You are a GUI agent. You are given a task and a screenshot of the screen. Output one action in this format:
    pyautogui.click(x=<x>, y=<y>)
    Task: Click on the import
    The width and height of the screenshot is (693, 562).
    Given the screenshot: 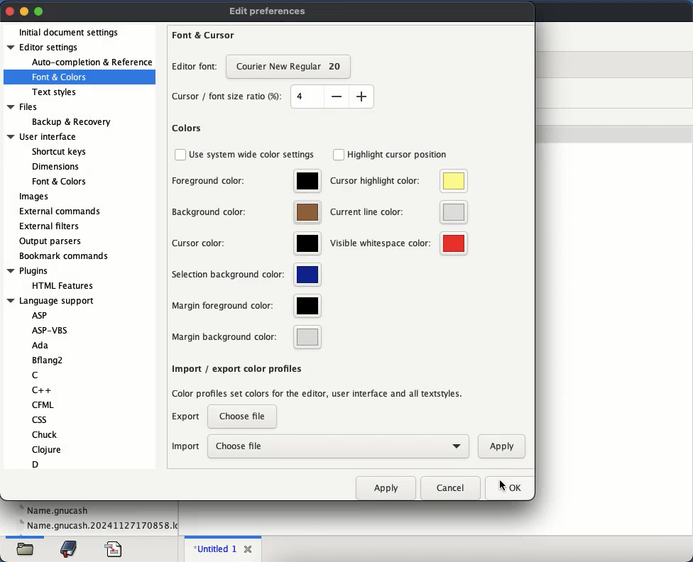 What is the action you would take?
    pyautogui.click(x=185, y=447)
    